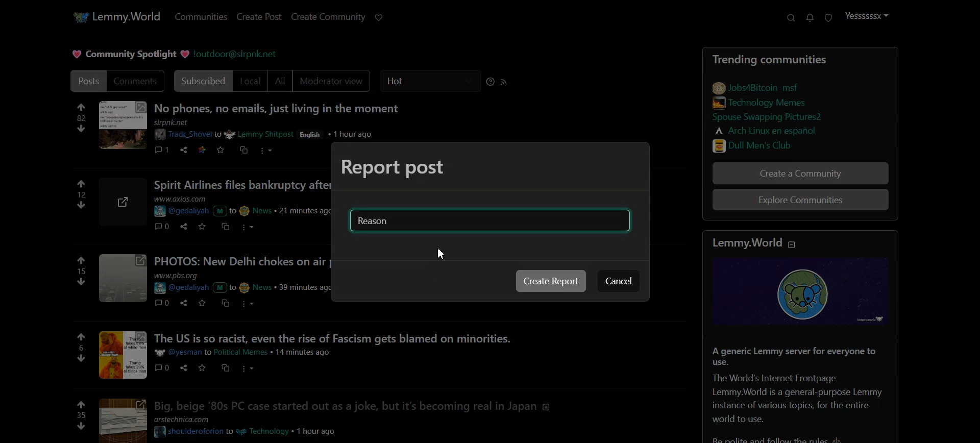 The width and height of the screenshot is (980, 443). I want to click on numbers, so click(83, 194).